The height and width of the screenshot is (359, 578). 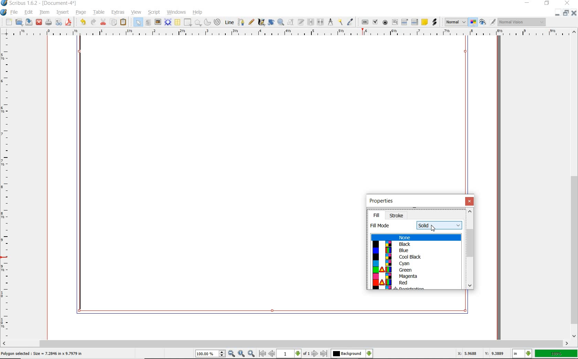 What do you see at coordinates (488, 23) in the screenshot?
I see `preview mode` at bounding box center [488, 23].